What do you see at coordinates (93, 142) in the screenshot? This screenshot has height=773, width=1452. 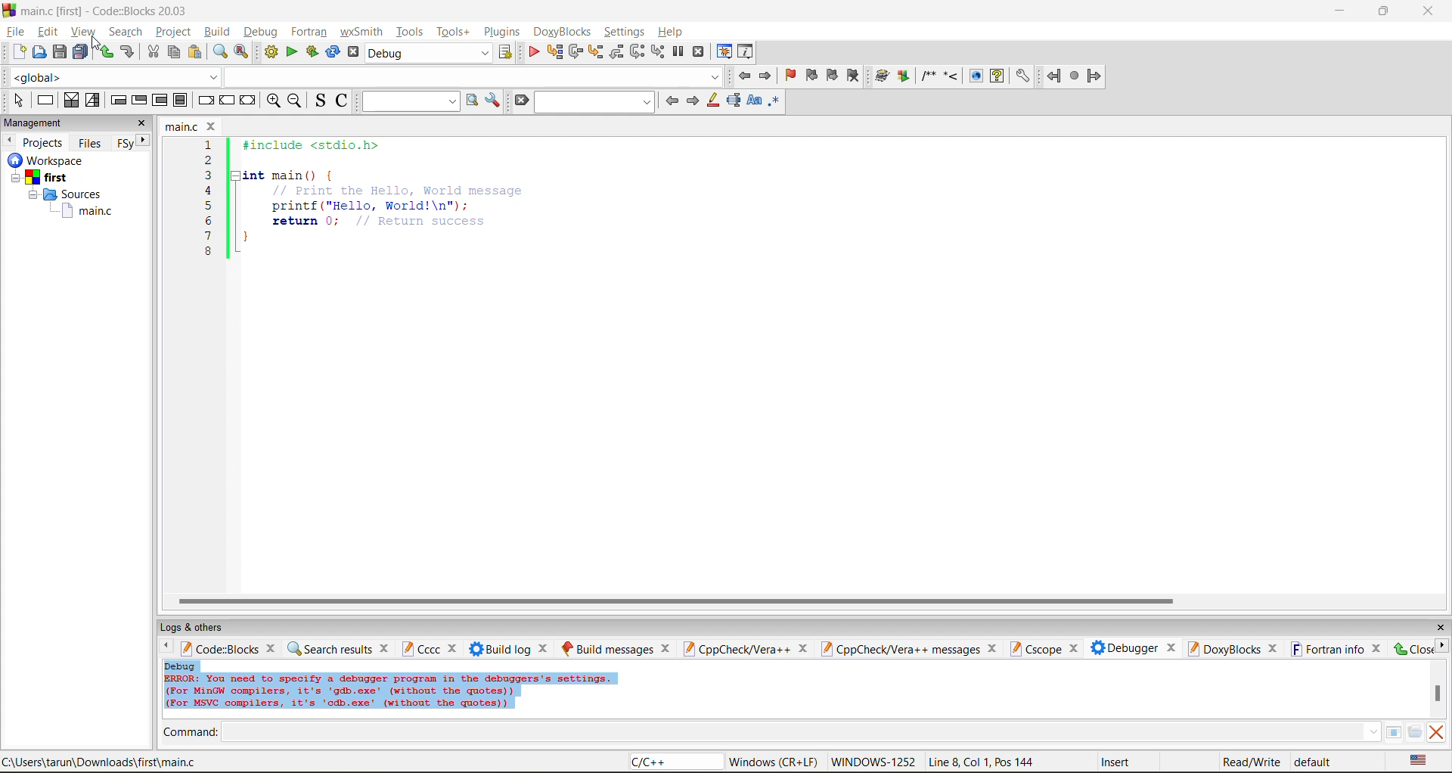 I see `files` at bounding box center [93, 142].